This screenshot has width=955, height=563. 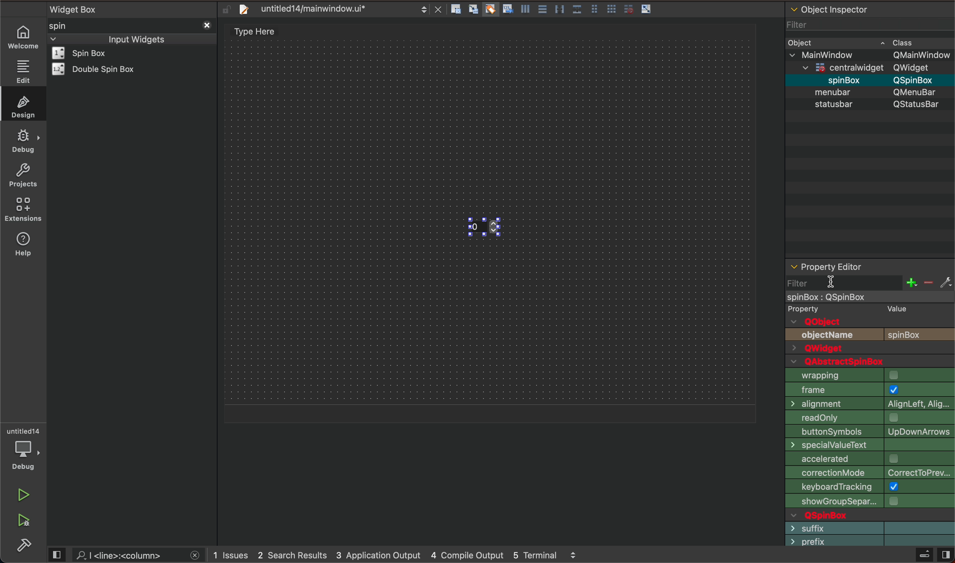 I want to click on , so click(x=917, y=80).